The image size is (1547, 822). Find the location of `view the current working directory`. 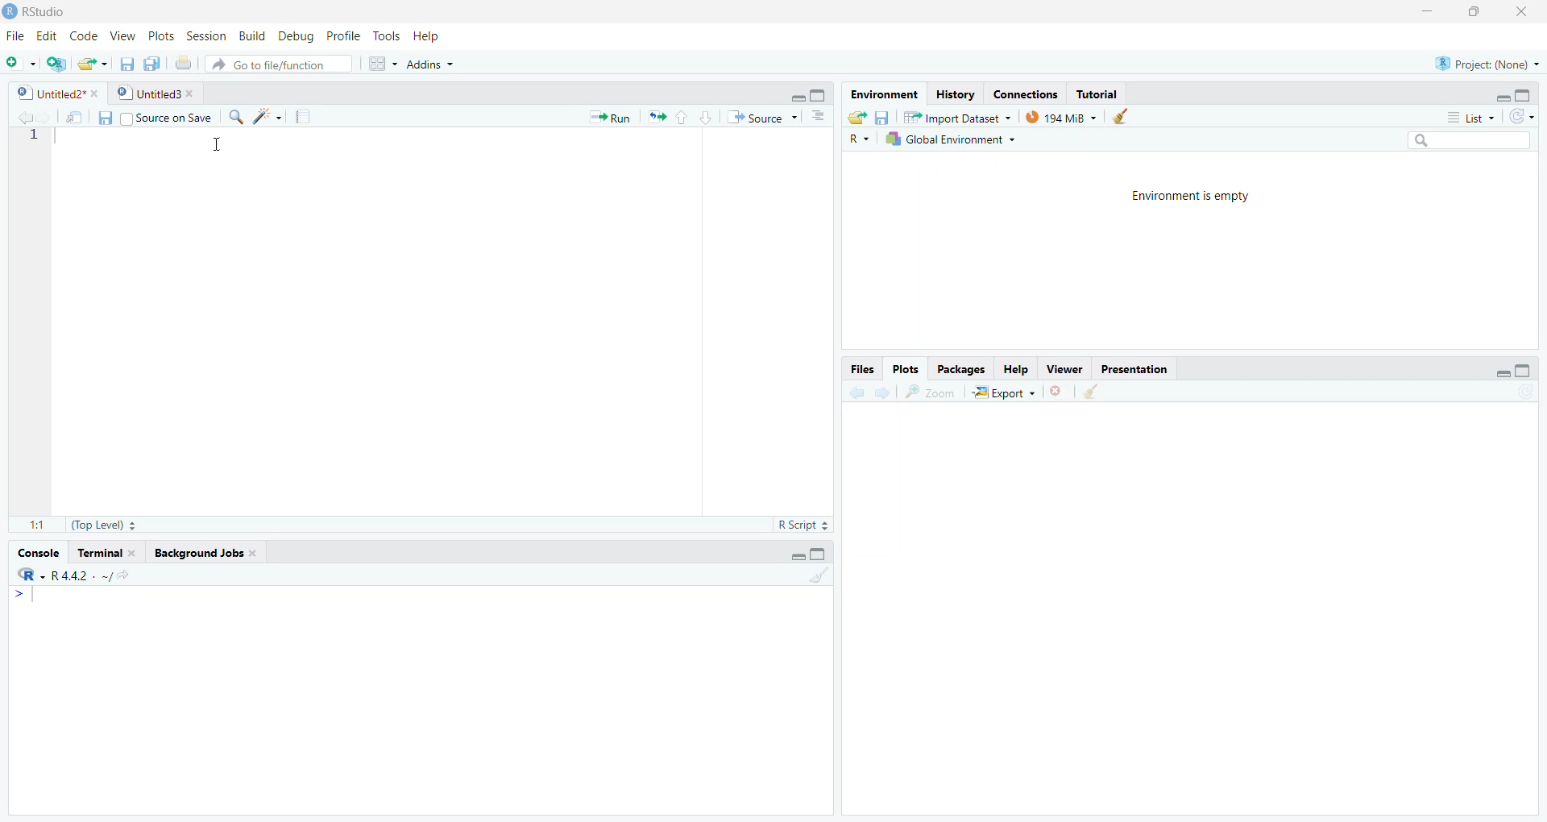

view the current working directory is located at coordinates (122, 576).